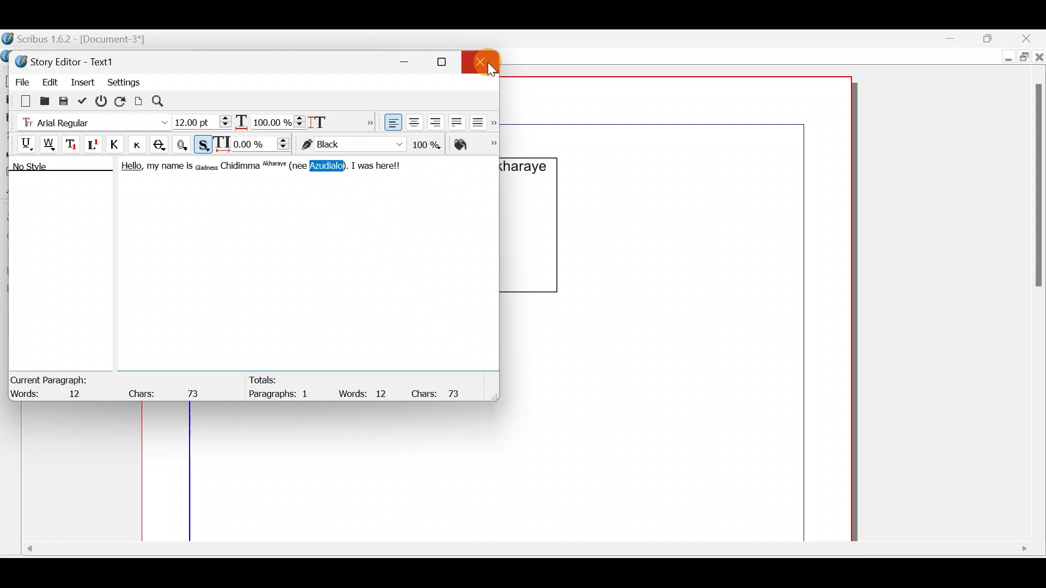 The image size is (1046, 588). Describe the element at coordinates (413, 120) in the screenshot. I see `Align text center` at that location.